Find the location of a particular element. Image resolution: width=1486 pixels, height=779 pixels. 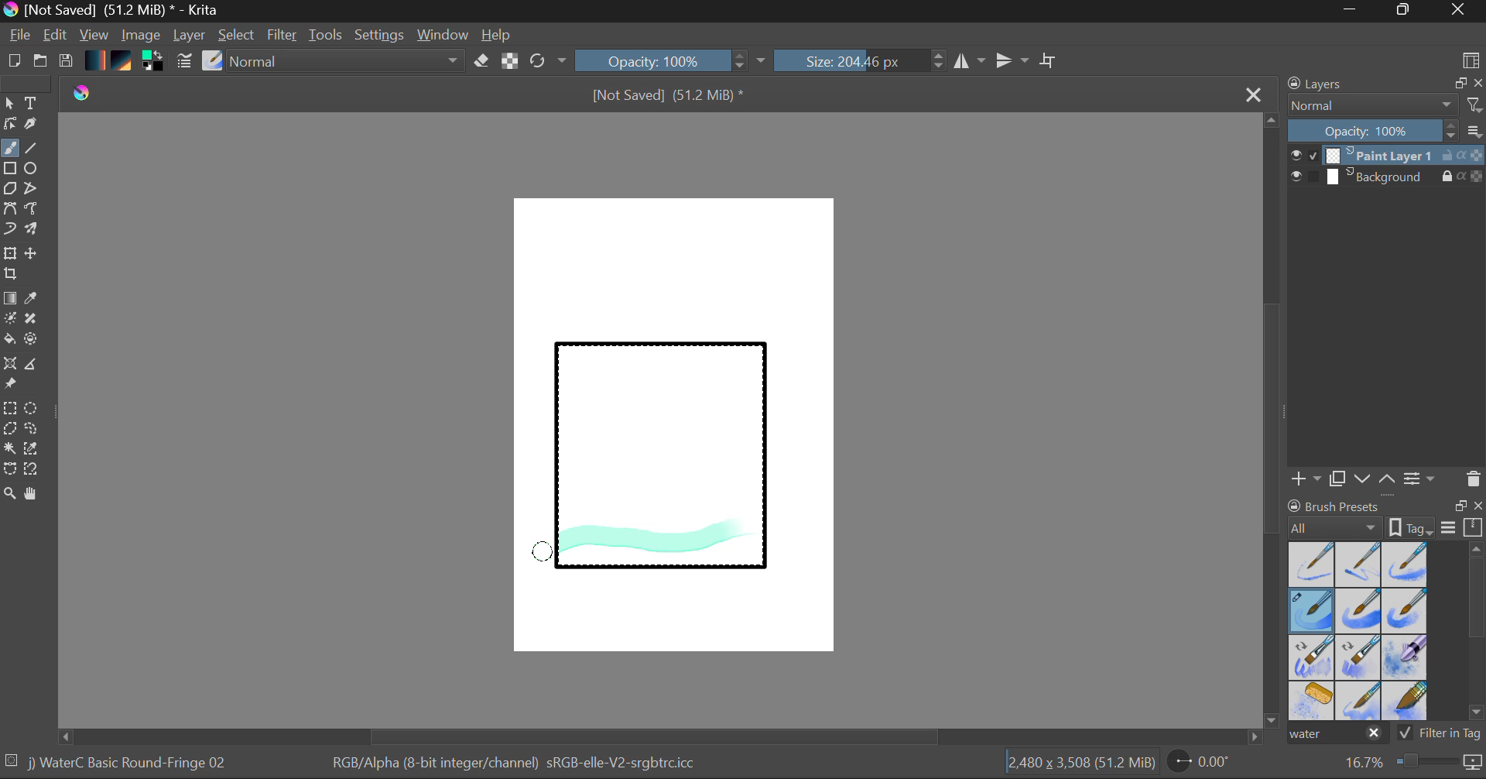

Water C - Grunge is located at coordinates (1406, 611).